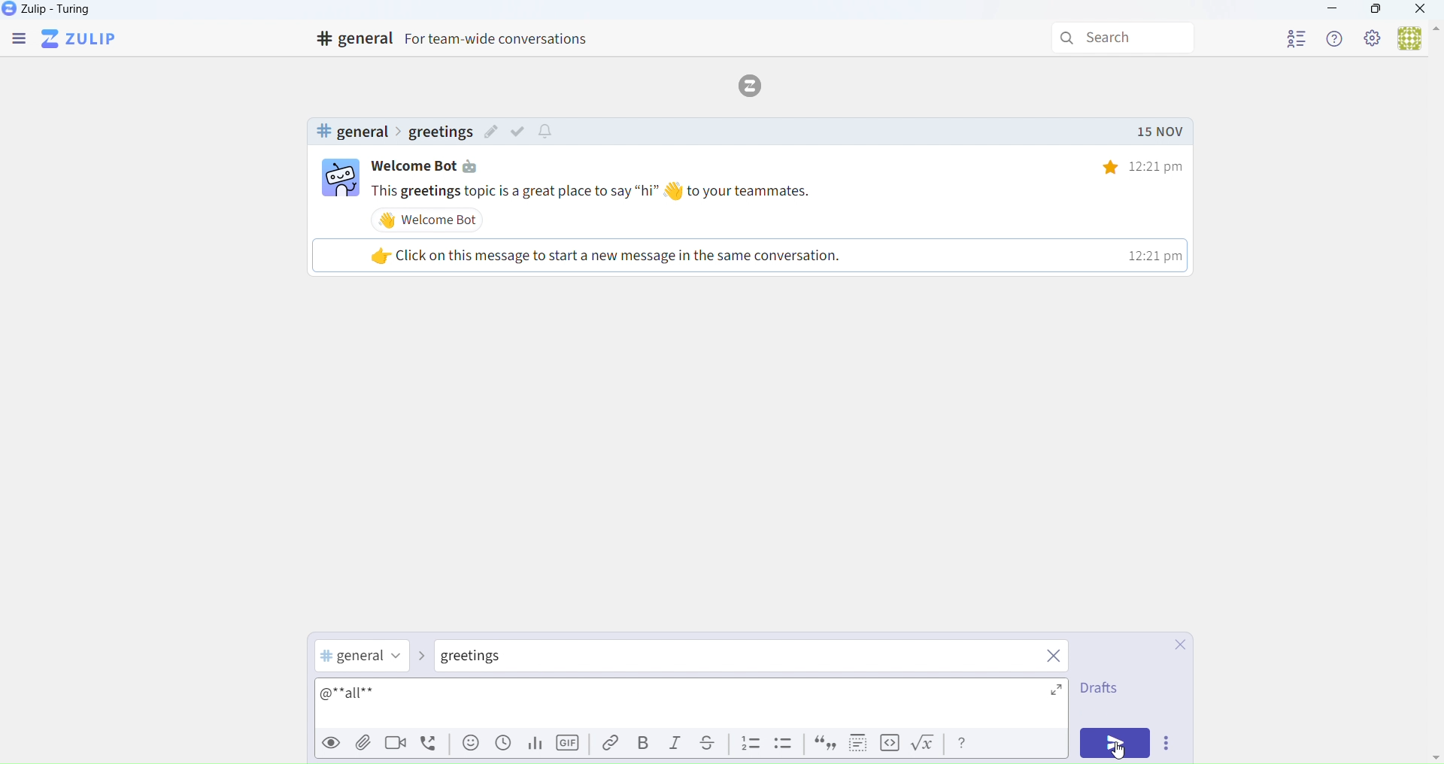 Image resolution: width=1444 pixels, height=764 pixels. What do you see at coordinates (548, 132) in the screenshot?
I see `notify` at bounding box center [548, 132].